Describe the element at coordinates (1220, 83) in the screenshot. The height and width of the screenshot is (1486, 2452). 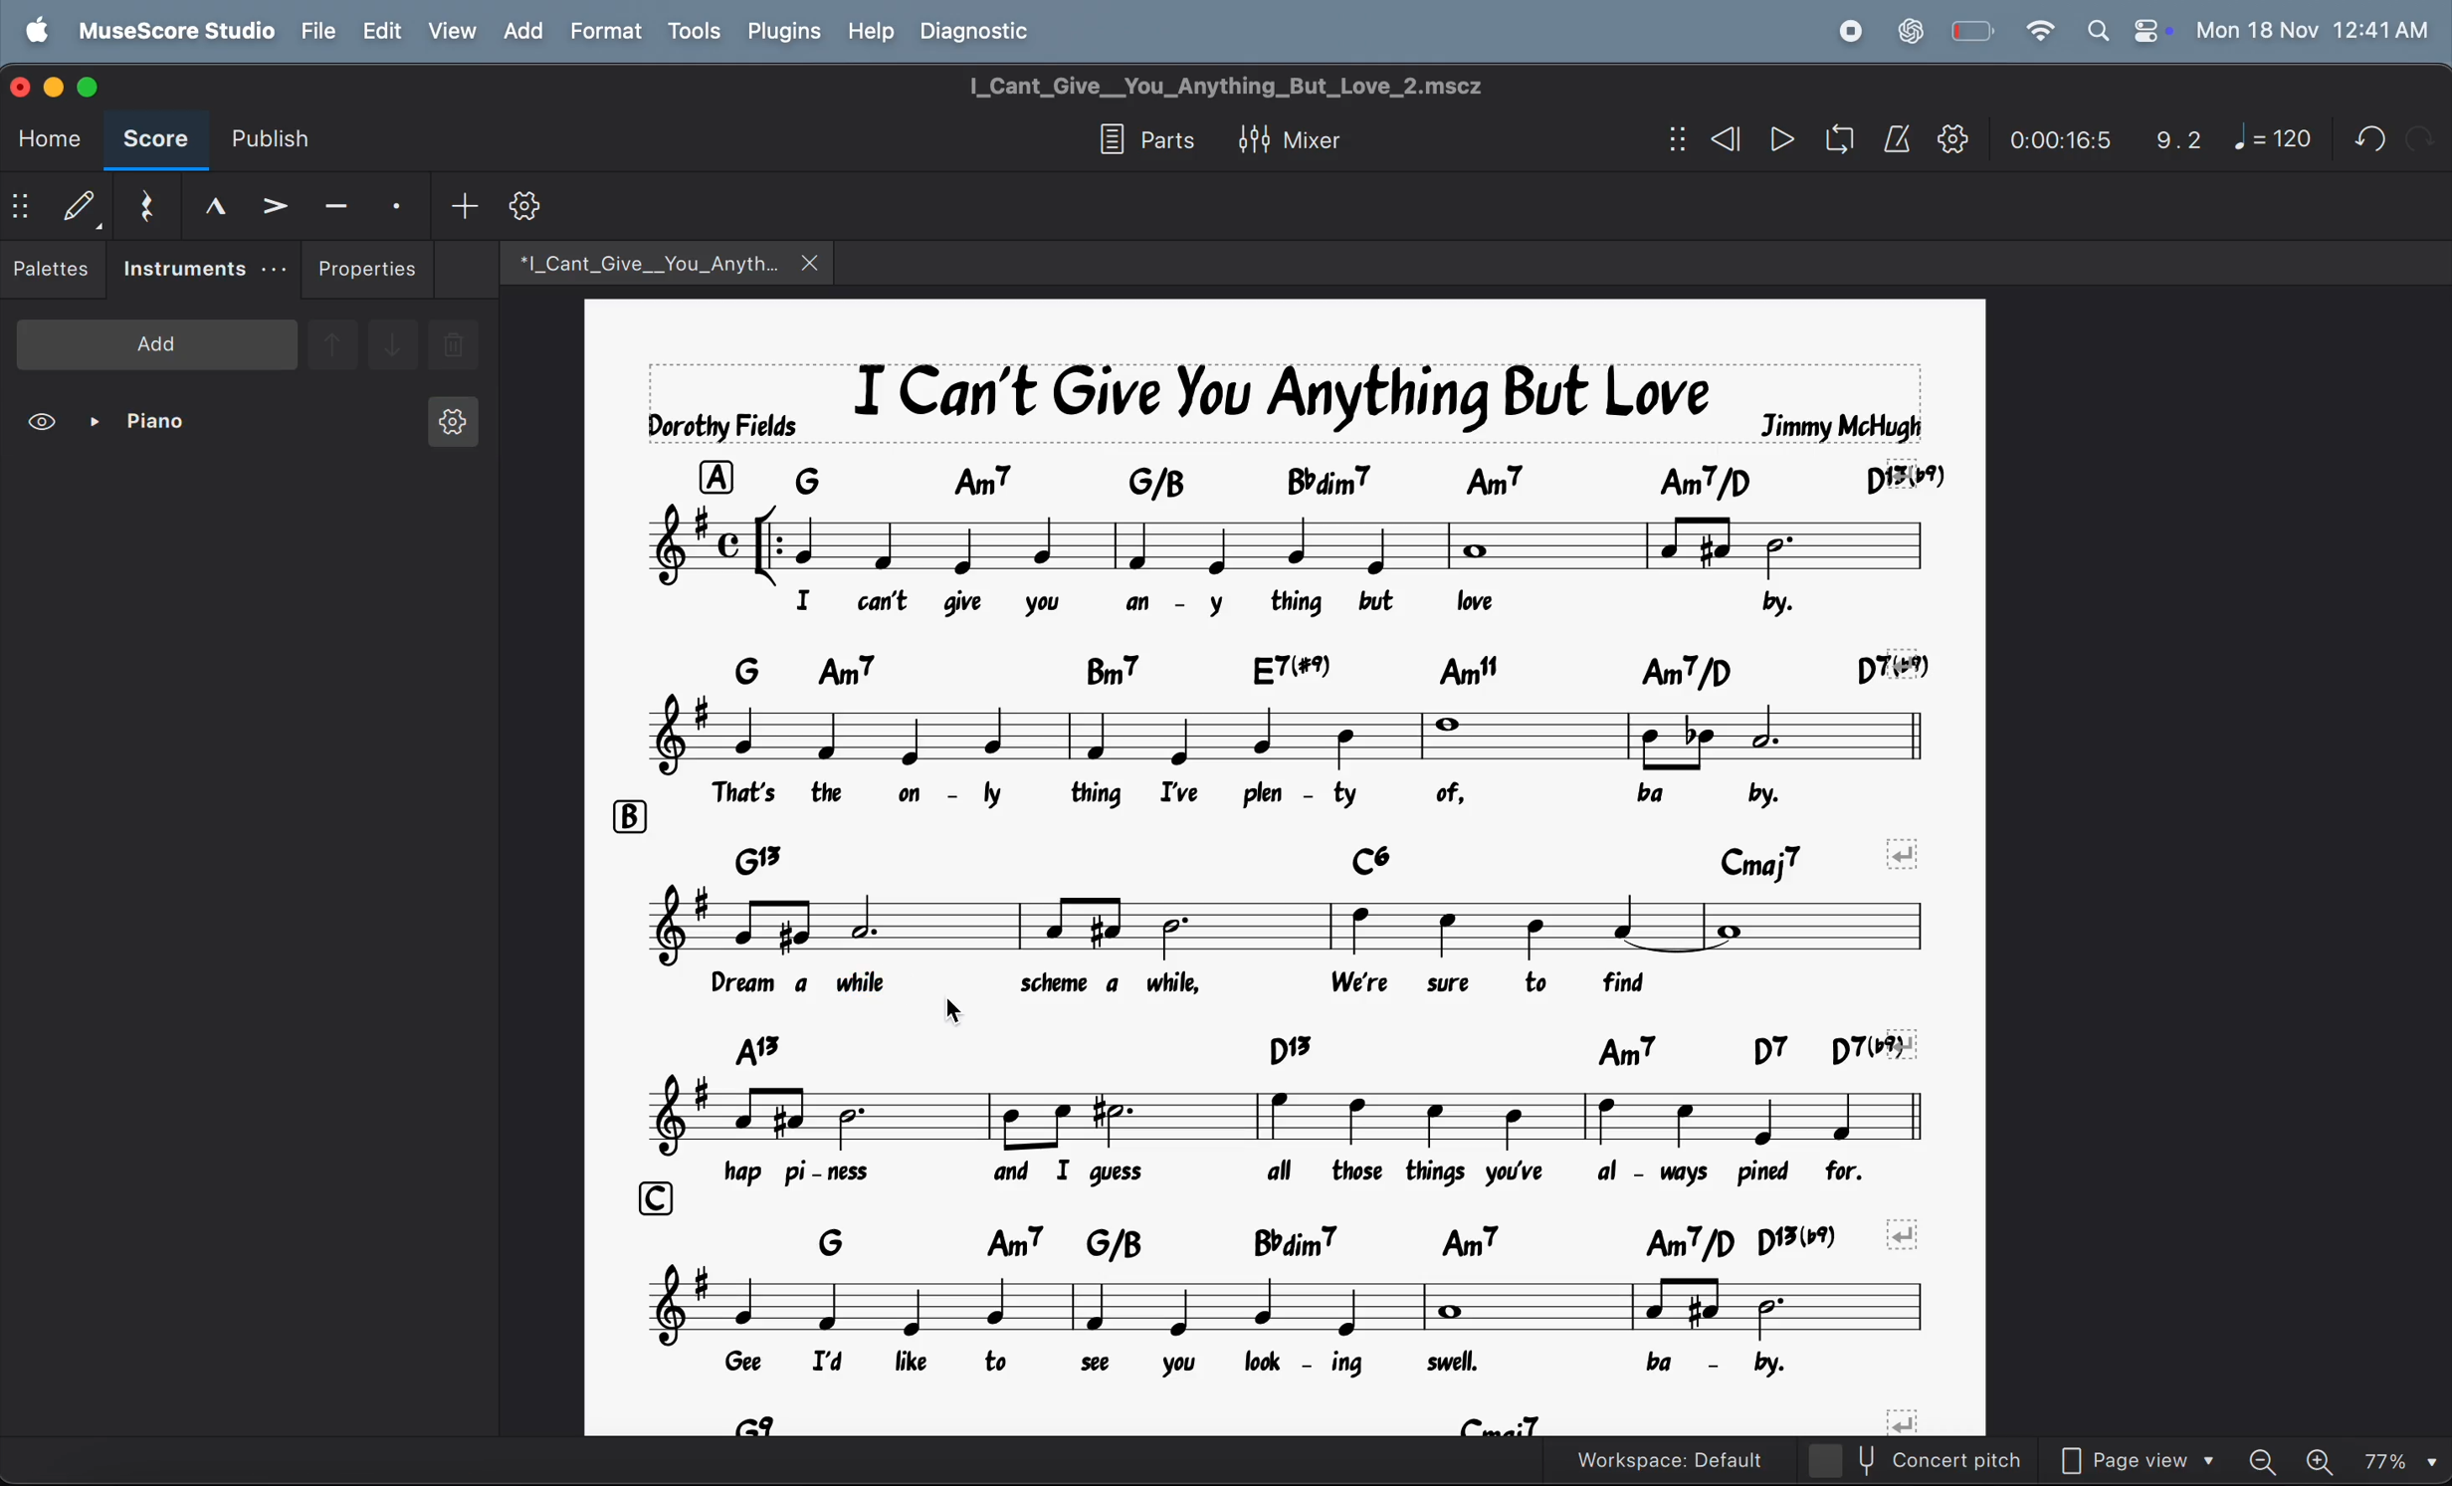
I see `page title` at that location.